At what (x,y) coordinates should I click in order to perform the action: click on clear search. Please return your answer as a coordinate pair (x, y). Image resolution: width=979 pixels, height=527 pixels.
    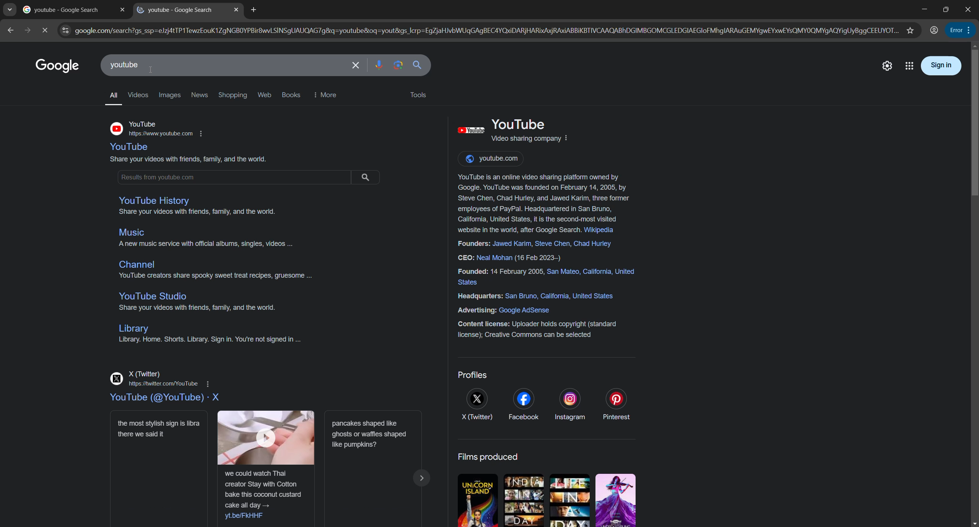
    Looking at the image, I should click on (356, 66).